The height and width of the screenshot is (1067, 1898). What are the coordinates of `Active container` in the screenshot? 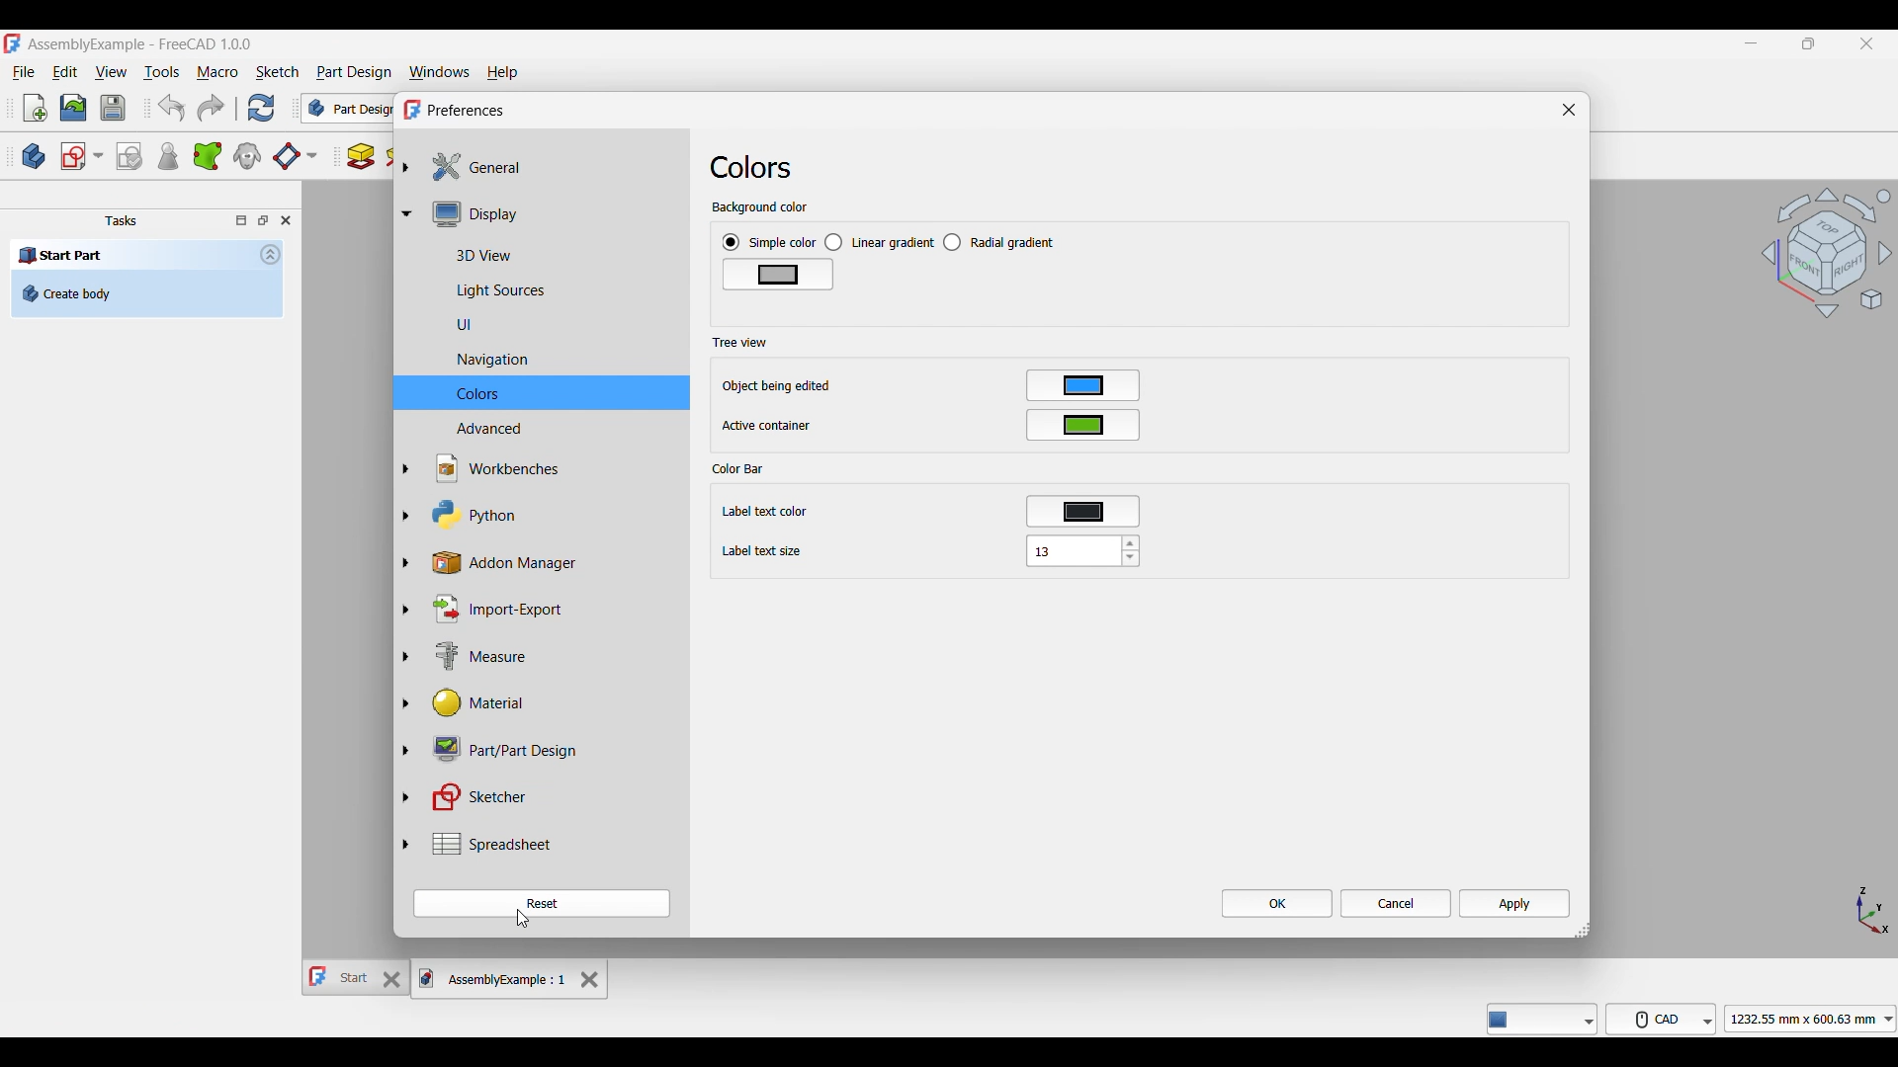 It's located at (768, 426).